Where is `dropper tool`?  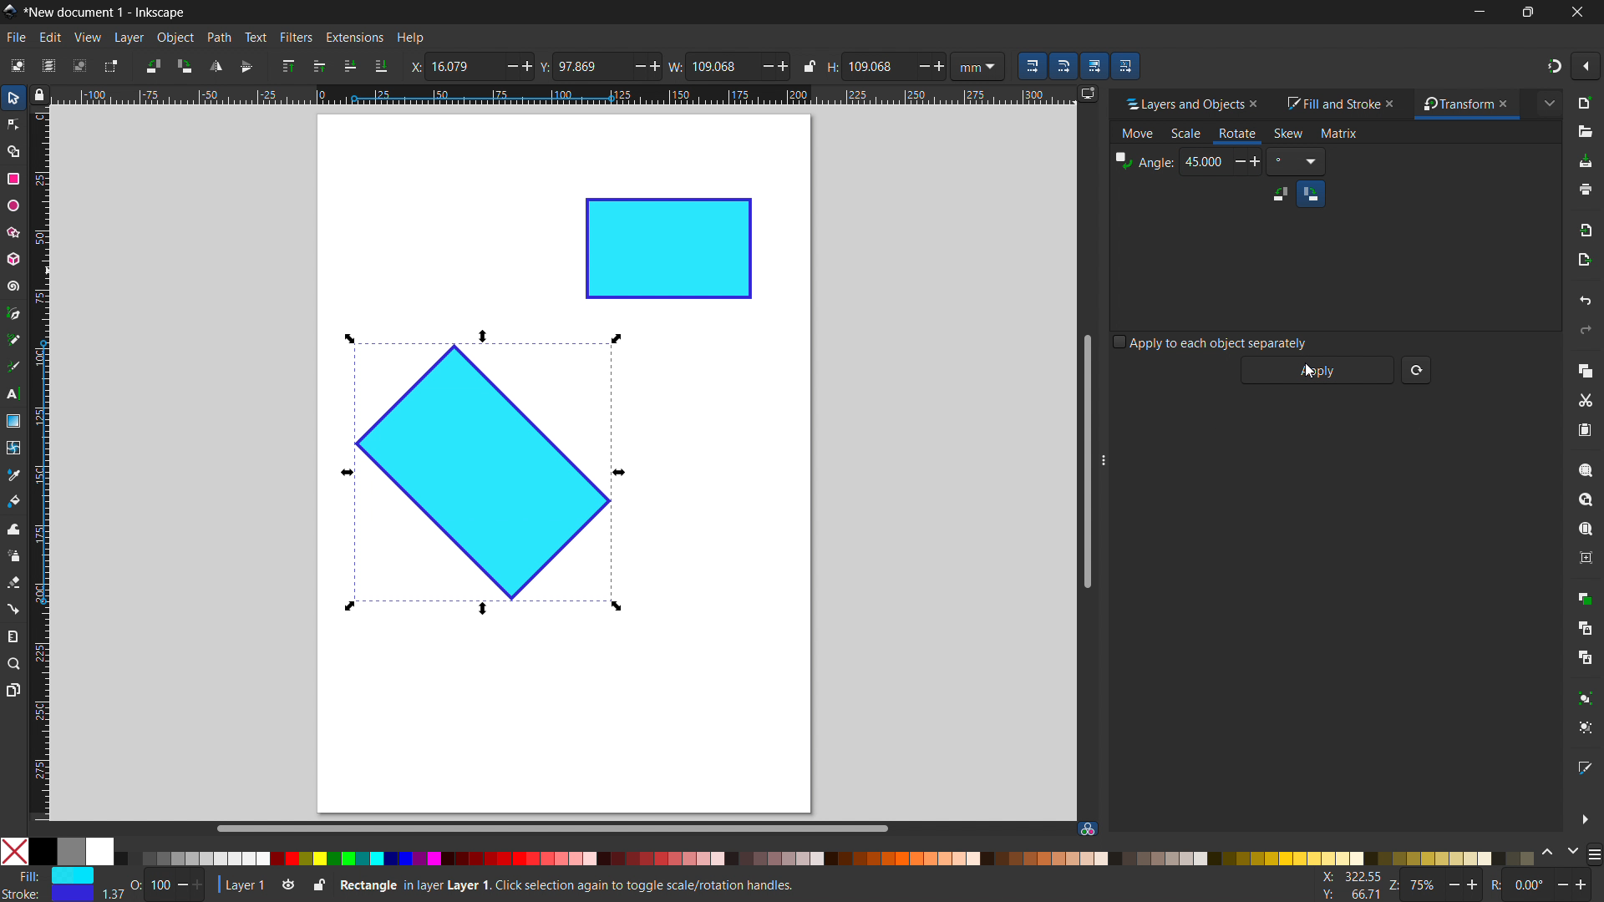
dropper tool is located at coordinates (13, 475).